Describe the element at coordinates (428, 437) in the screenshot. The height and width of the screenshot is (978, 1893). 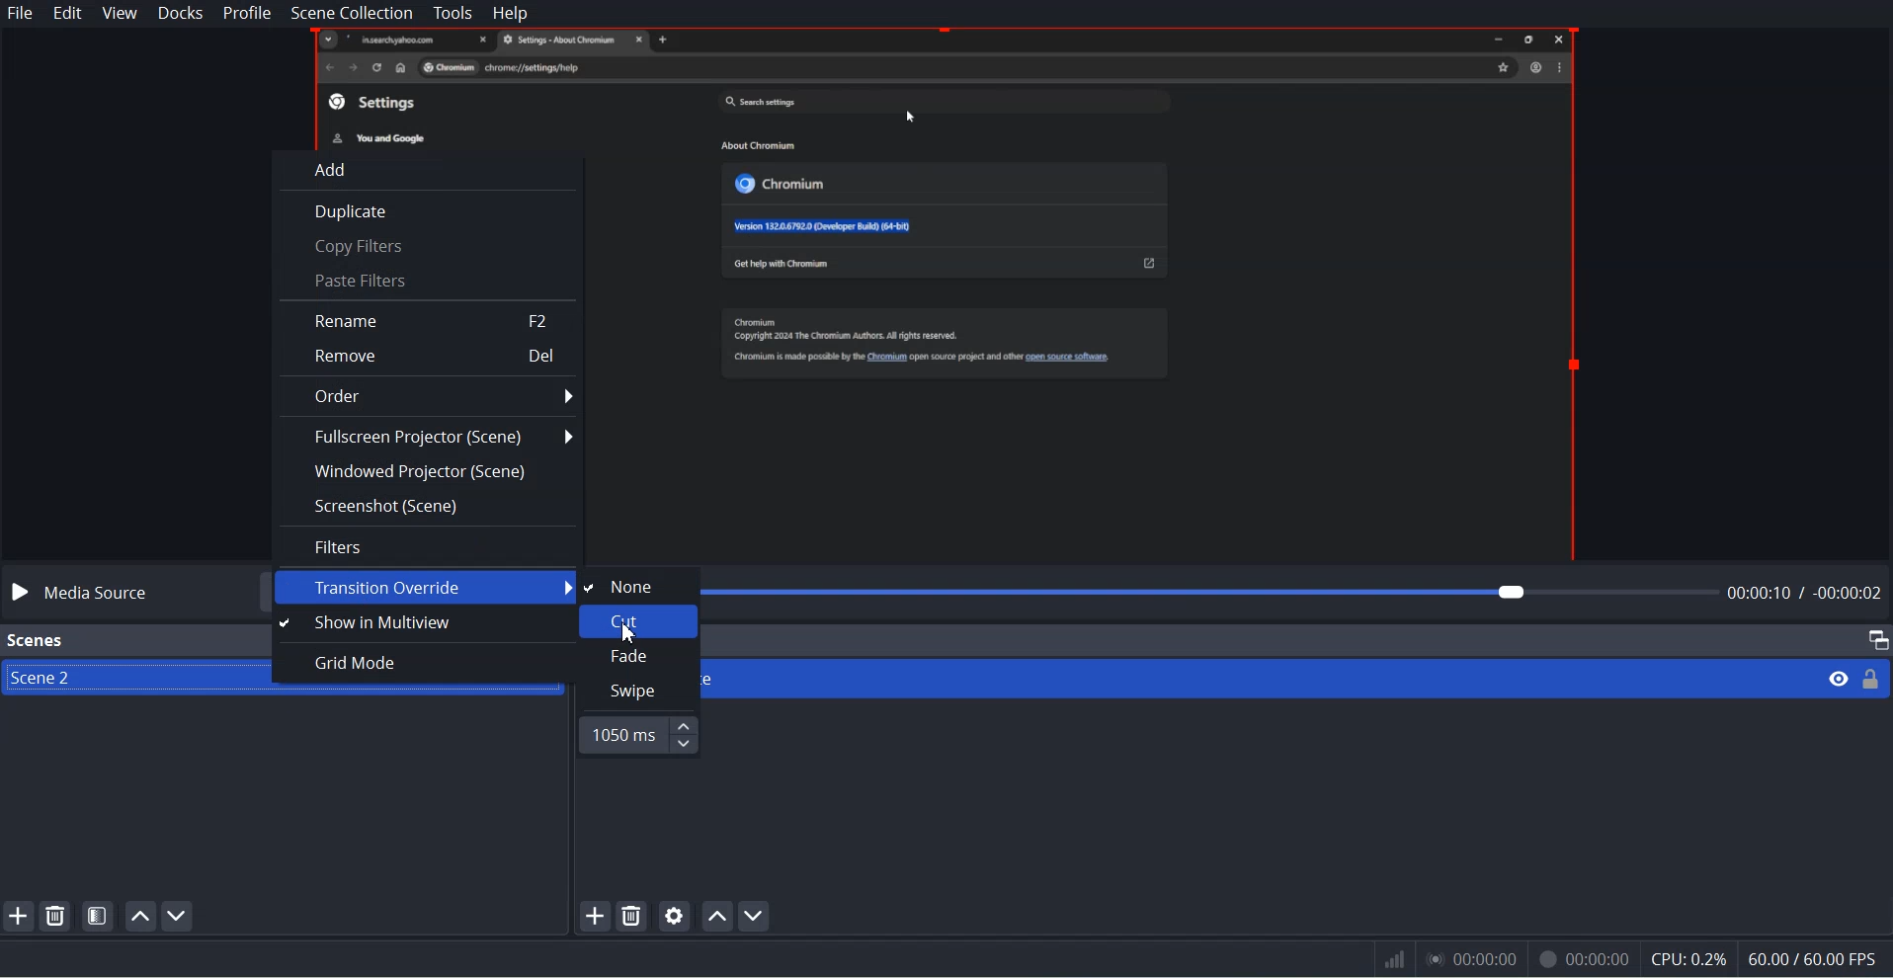
I see `Fullscreen Projector` at that location.